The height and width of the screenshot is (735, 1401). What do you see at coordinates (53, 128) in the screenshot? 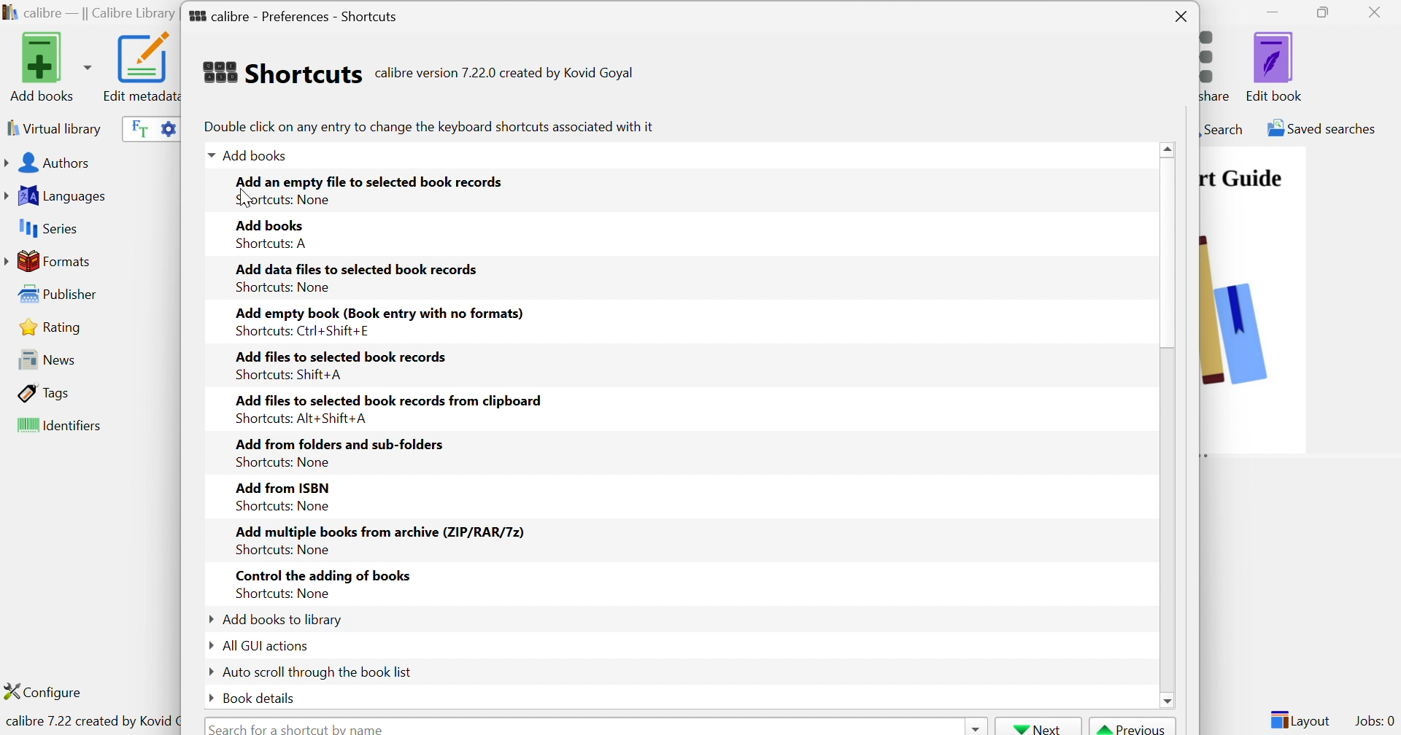
I see `Virtual library` at bounding box center [53, 128].